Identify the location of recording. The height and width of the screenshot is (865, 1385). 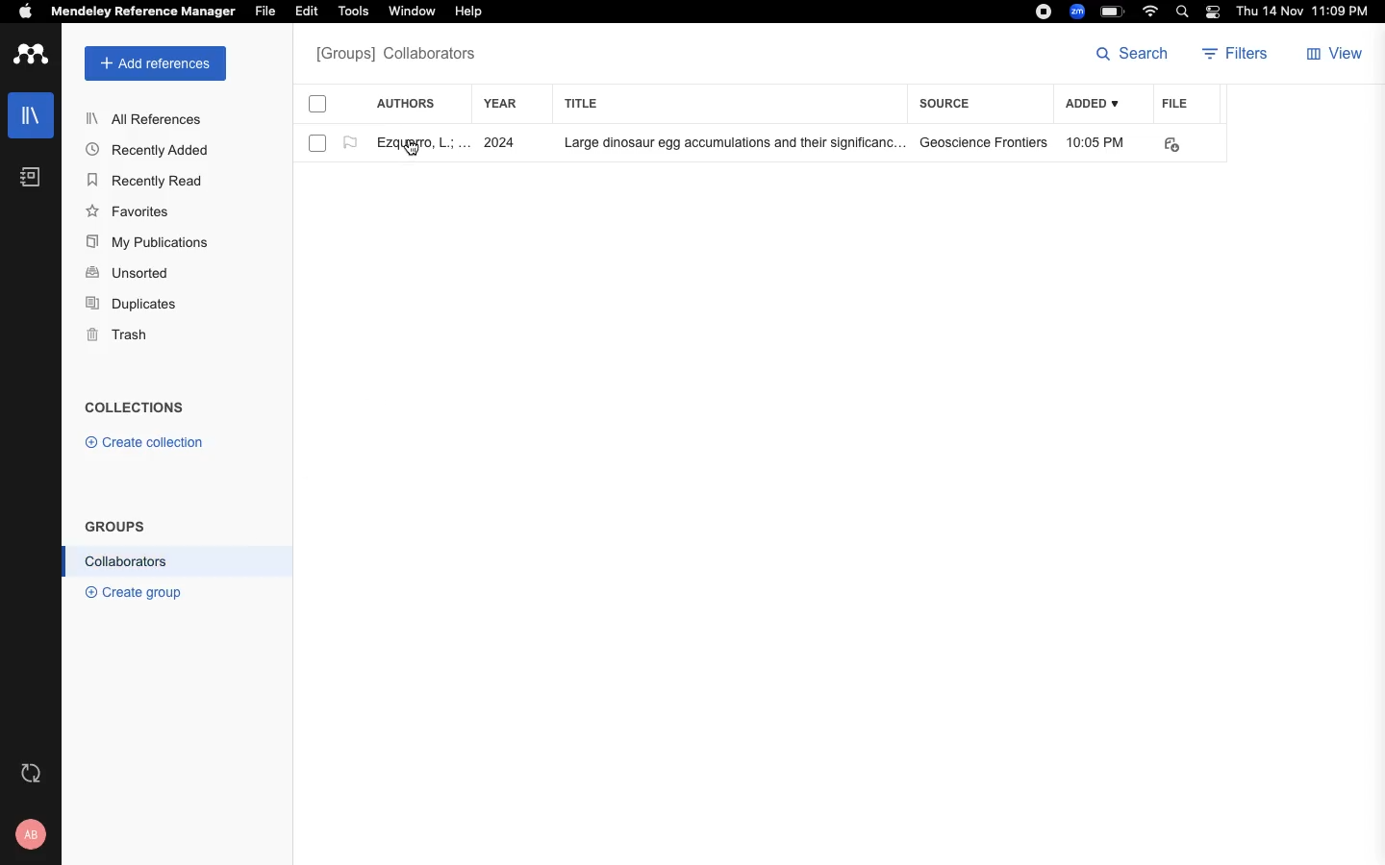
(1041, 12).